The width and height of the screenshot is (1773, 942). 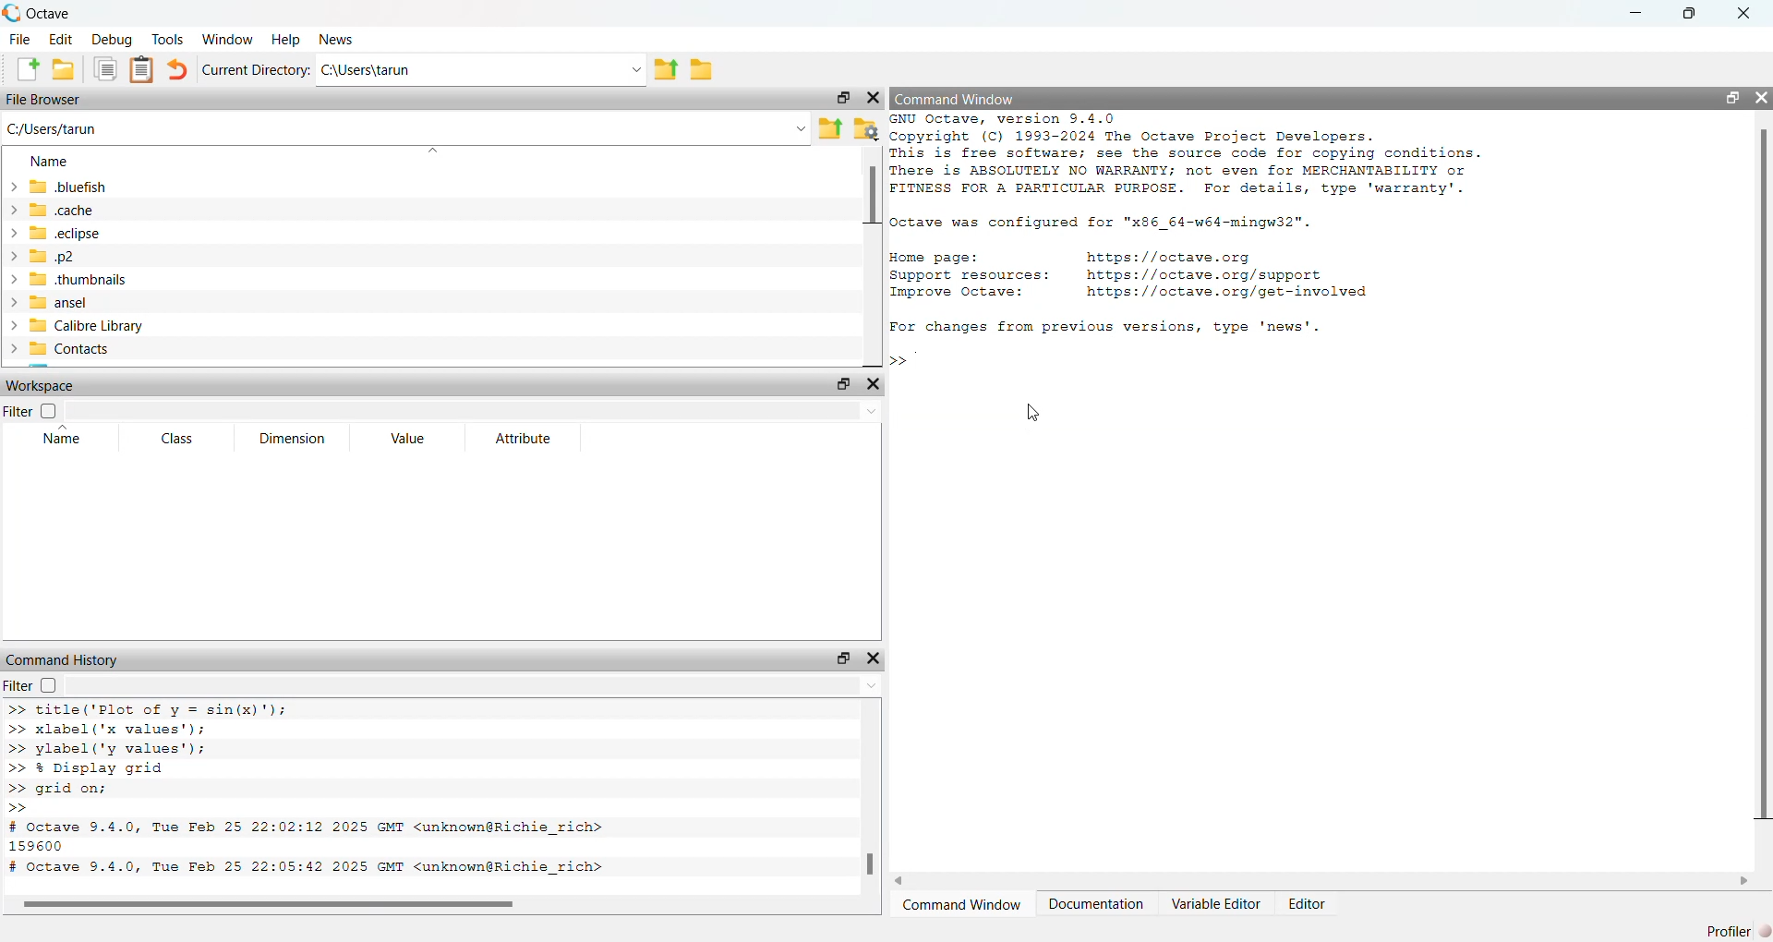 What do you see at coordinates (42, 100) in the screenshot?
I see `File Browser` at bounding box center [42, 100].